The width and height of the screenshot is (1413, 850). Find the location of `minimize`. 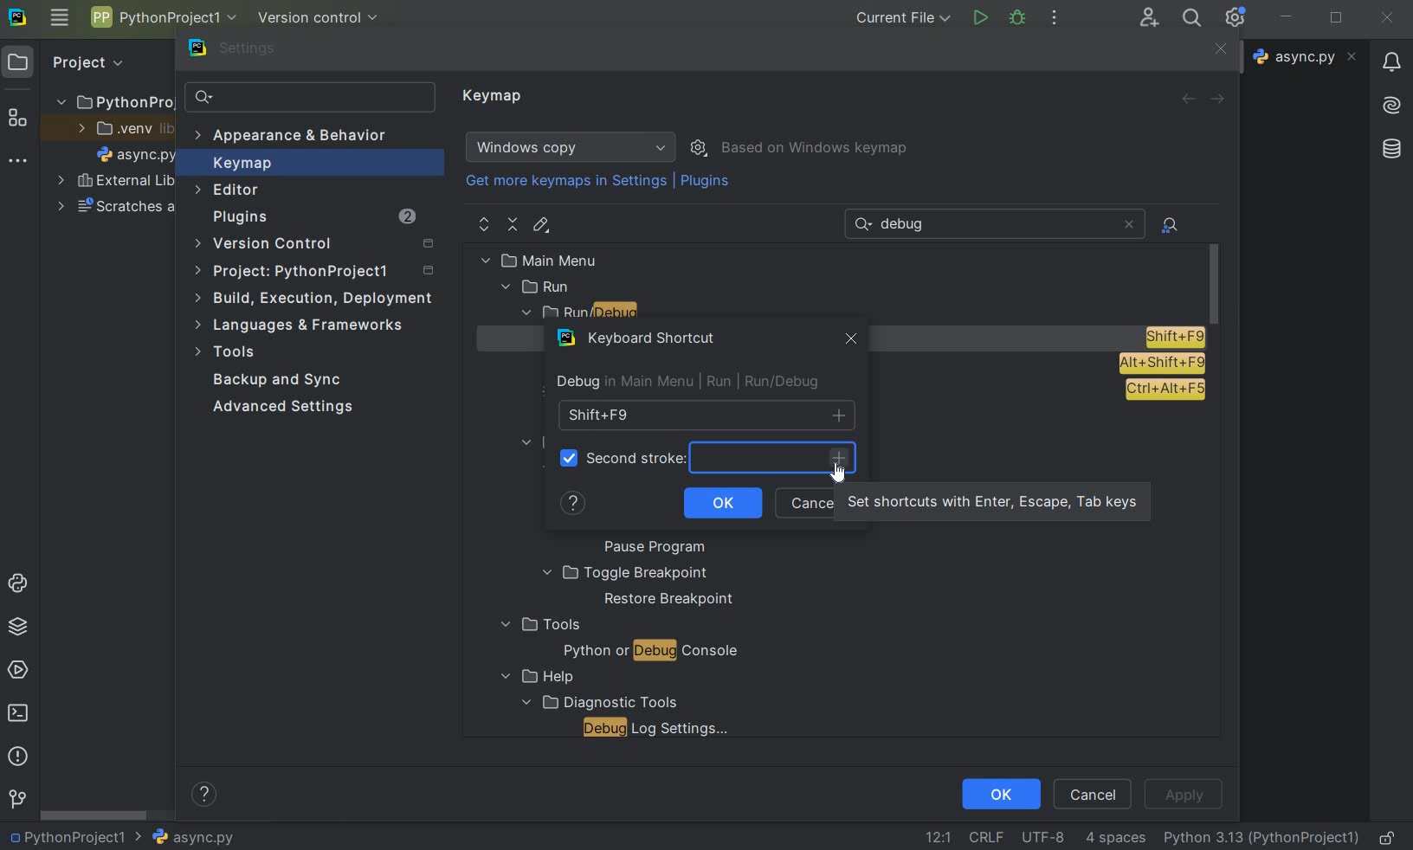

minimize is located at coordinates (1287, 16).